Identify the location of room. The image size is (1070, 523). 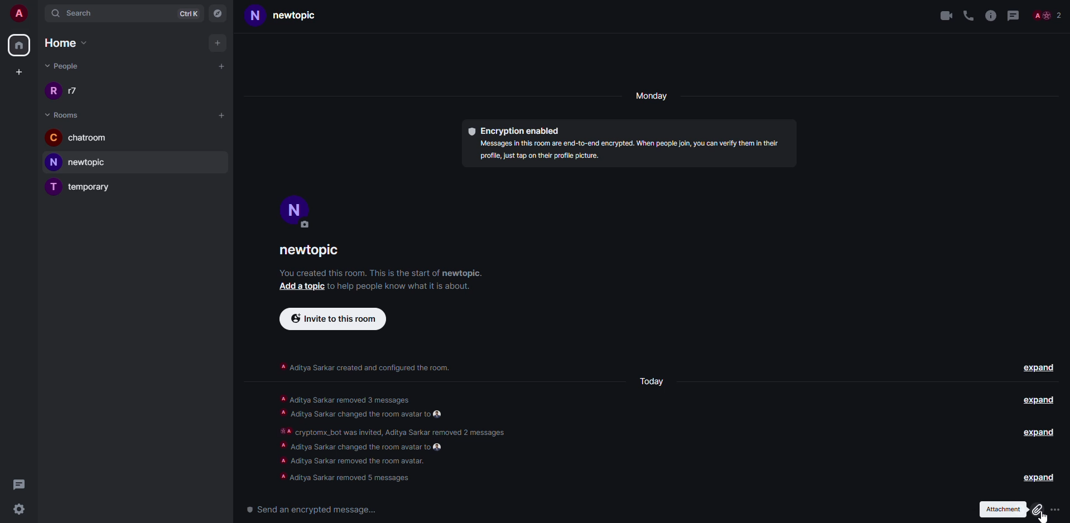
(86, 187).